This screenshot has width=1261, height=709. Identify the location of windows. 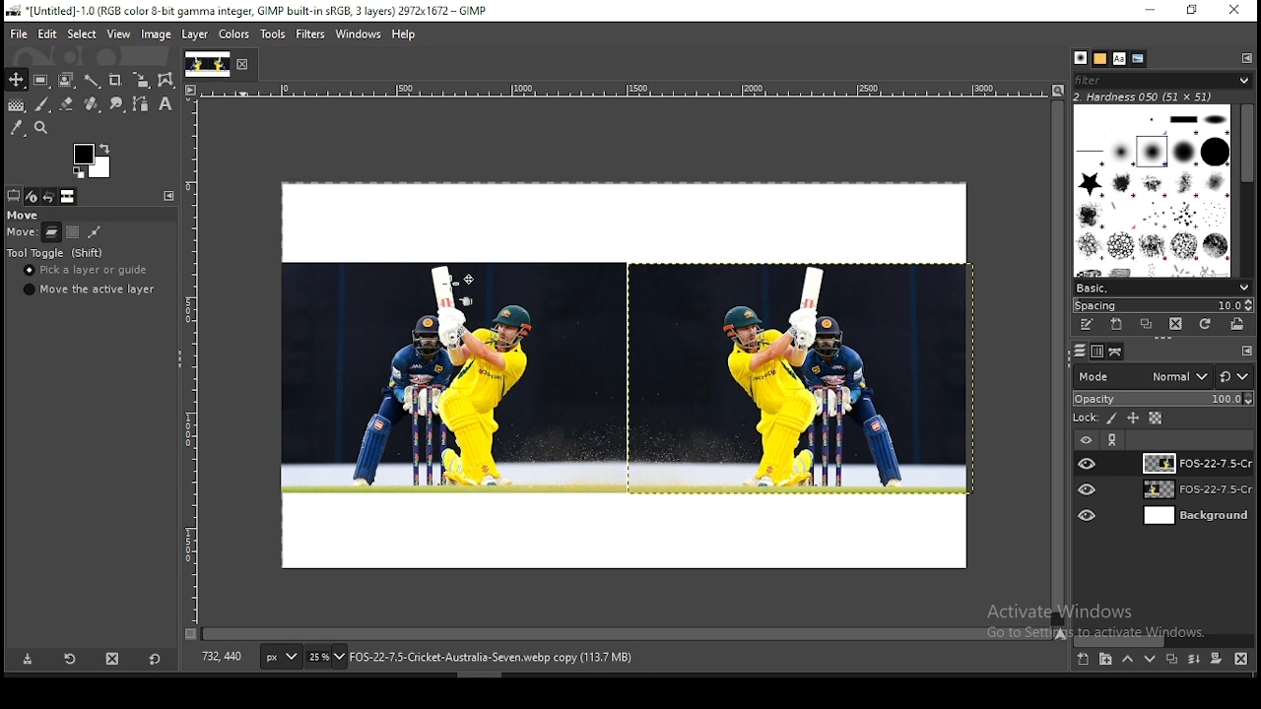
(358, 34).